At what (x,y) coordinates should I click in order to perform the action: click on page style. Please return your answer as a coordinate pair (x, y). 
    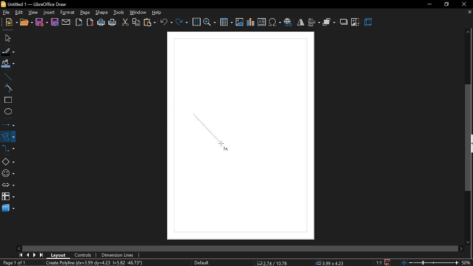
    Looking at the image, I should click on (202, 263).